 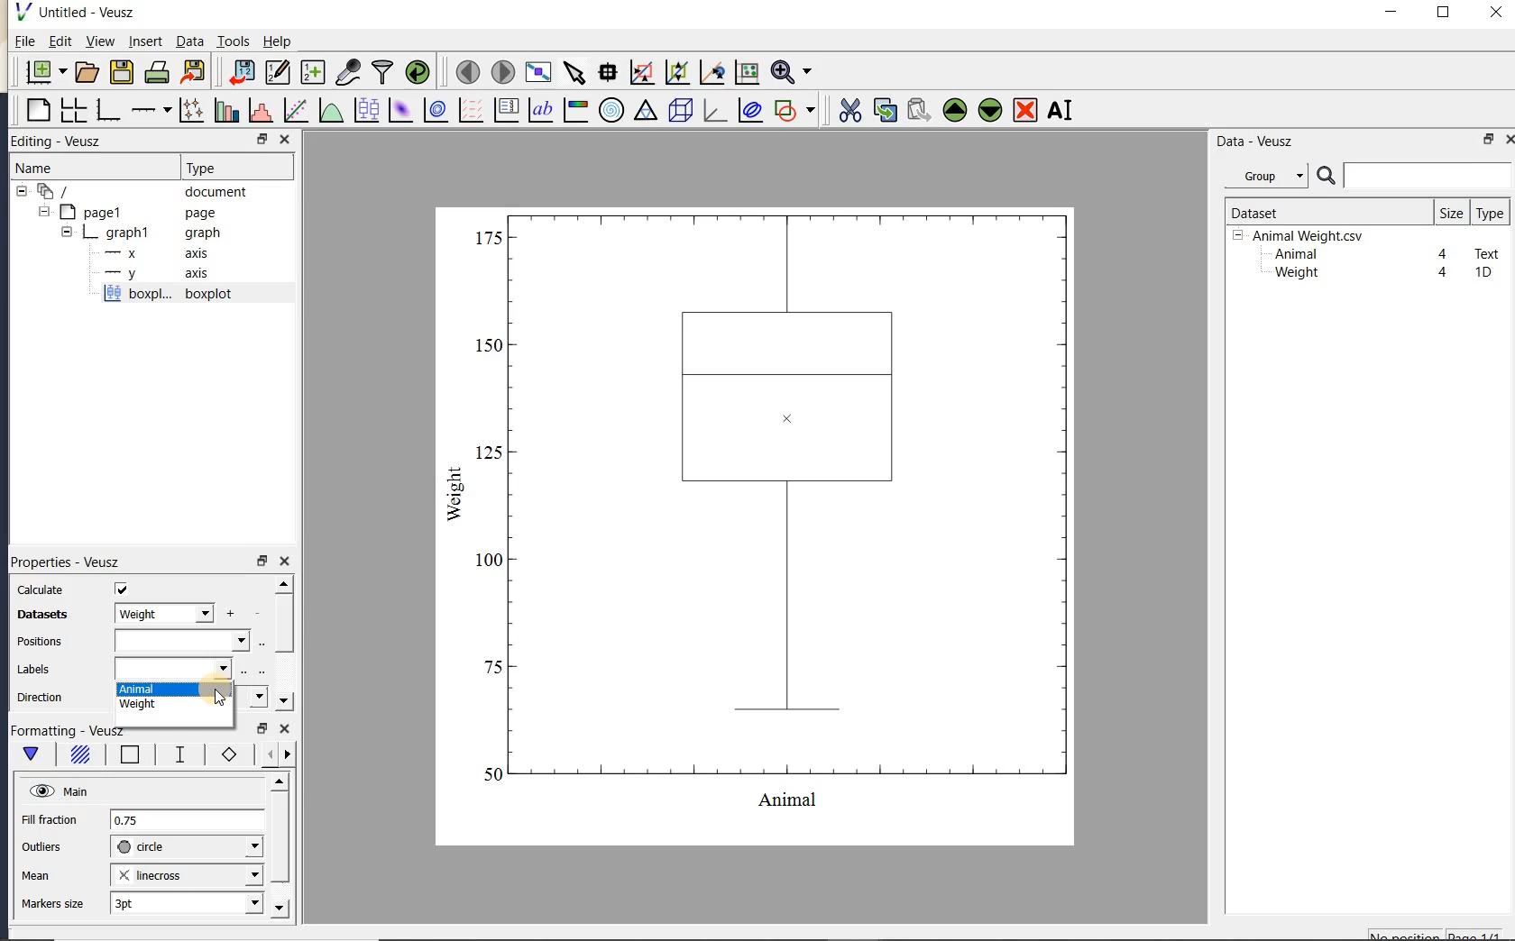 What do you see at coordinates (1444, 13) in the screenshot?
I see `maximize` at bounding box center [1444, 13].